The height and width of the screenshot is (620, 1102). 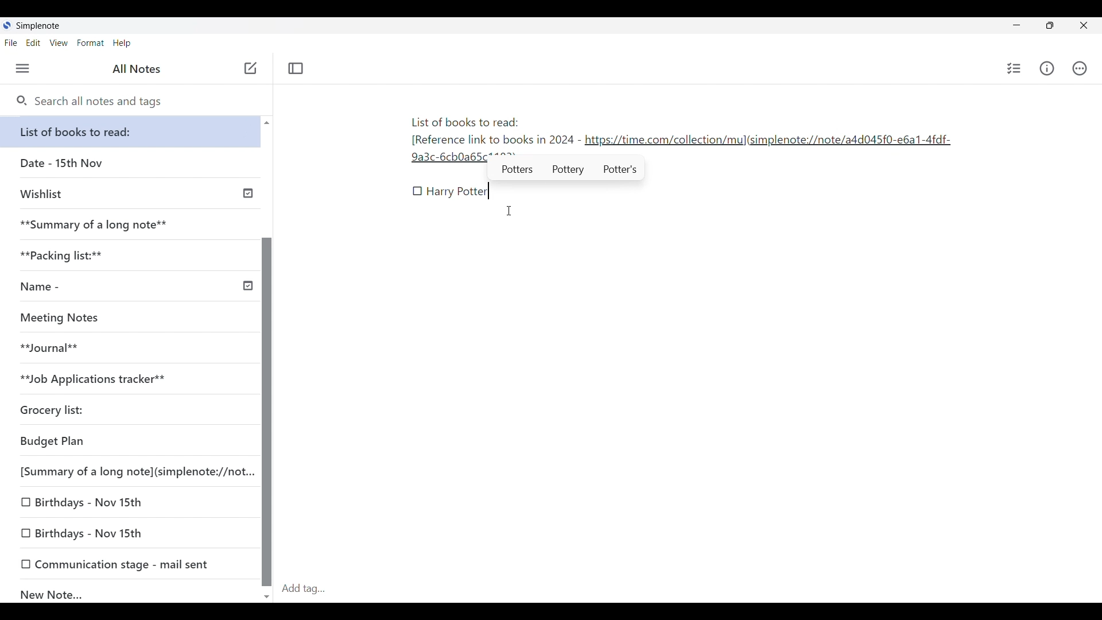 What do you see at coordinates (418, 191) in the screenshot?
I see `New text automatically converted to checklist as a markdown` at bounding box center [418, 191].